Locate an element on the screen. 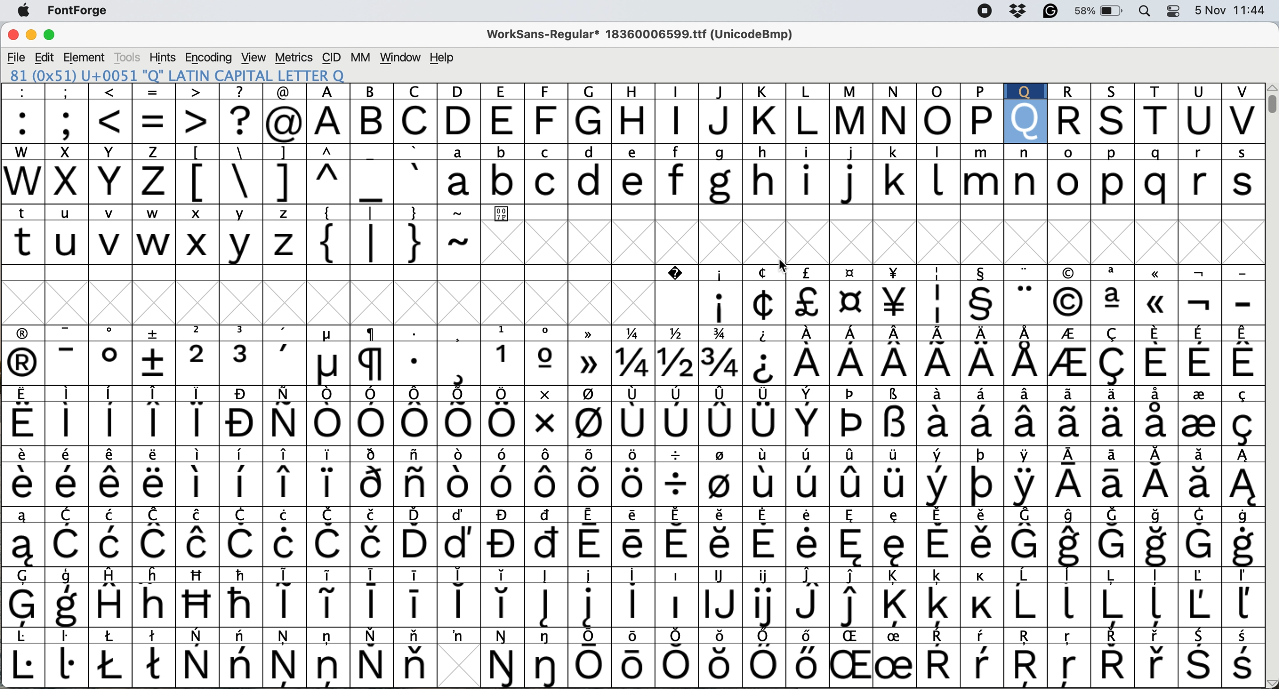 The height and width of the screenshot is (689, 1279). text is located at coordinates (637, 574).